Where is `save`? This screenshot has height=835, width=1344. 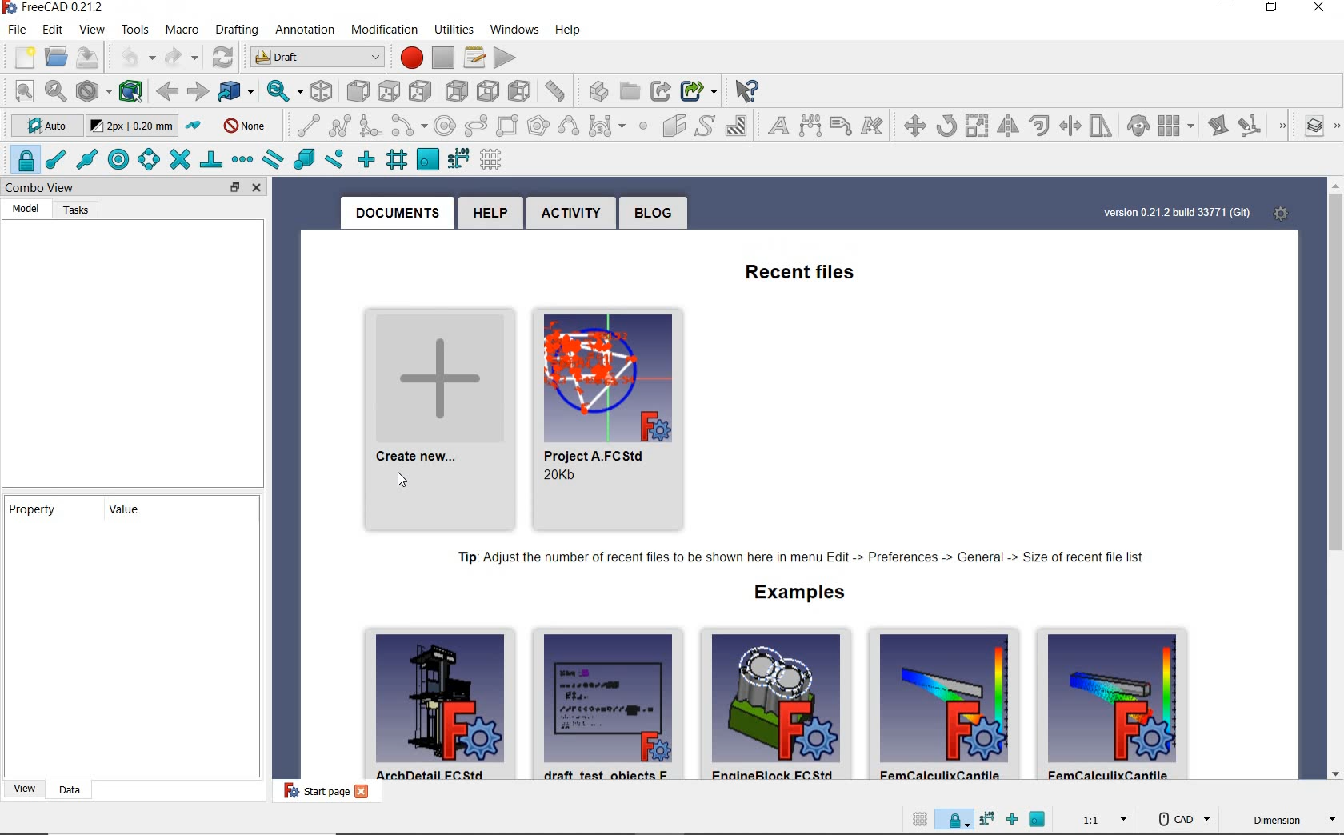
save is located at coordinates (82, 55).